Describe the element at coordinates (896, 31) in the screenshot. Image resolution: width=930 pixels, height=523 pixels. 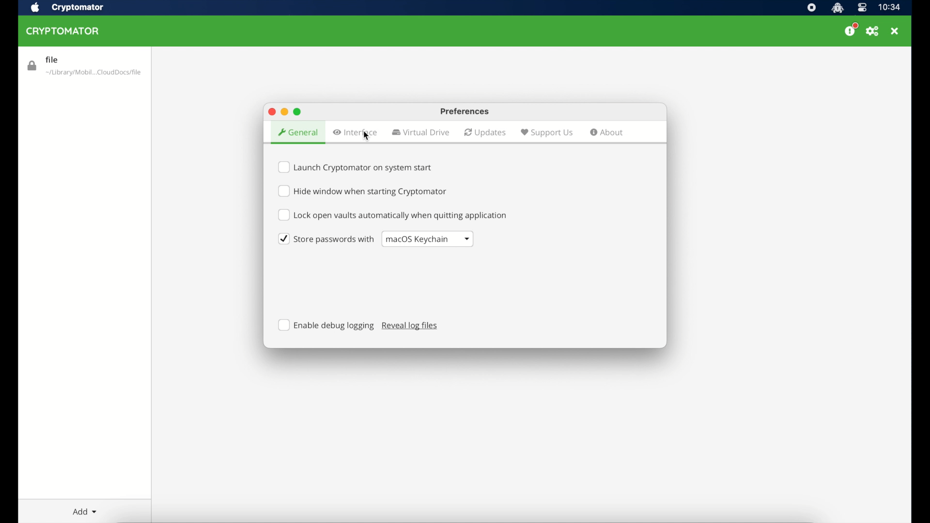
I see `close` at that location.